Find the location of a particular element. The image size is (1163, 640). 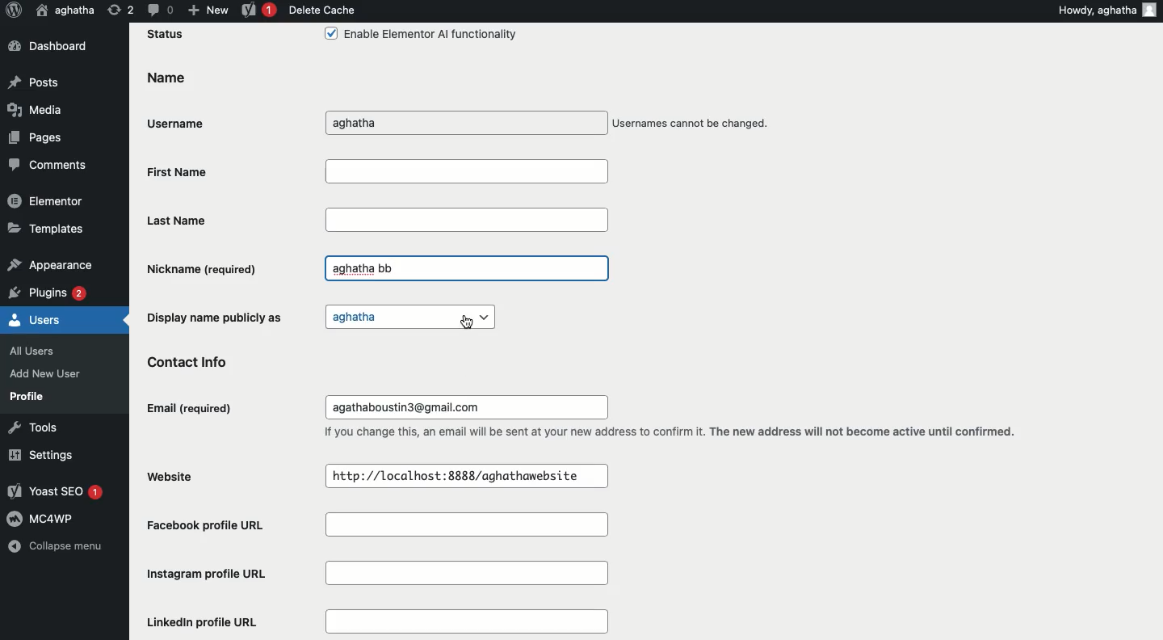

http://localhost:8888/aghathawebsite is located at coordinates (458, 475).